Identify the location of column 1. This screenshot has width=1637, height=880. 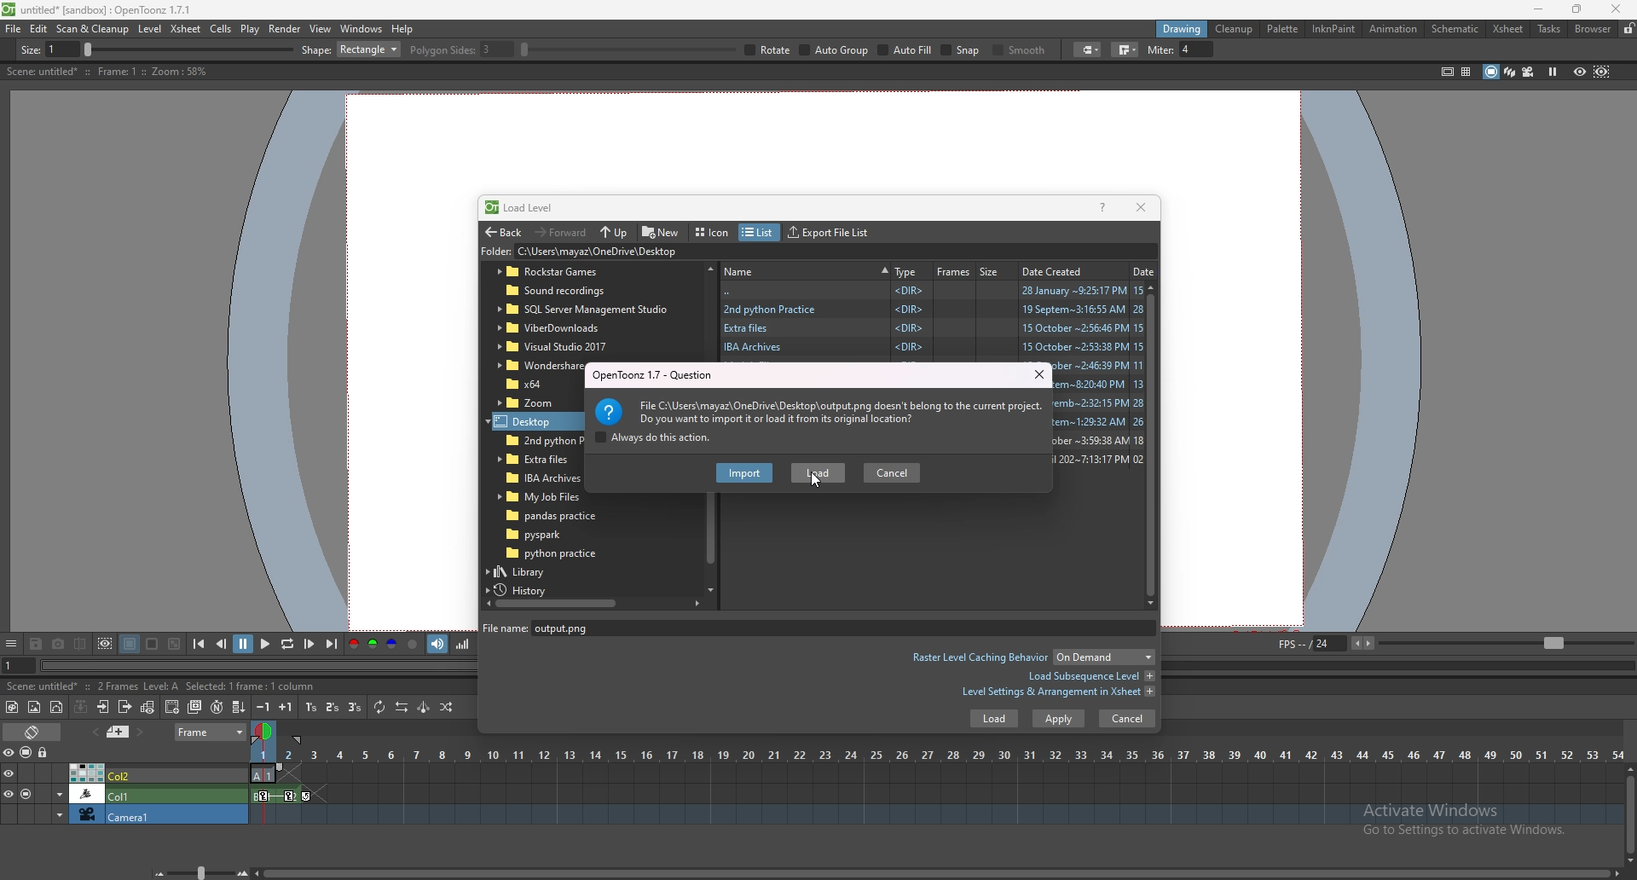
(124, 793).